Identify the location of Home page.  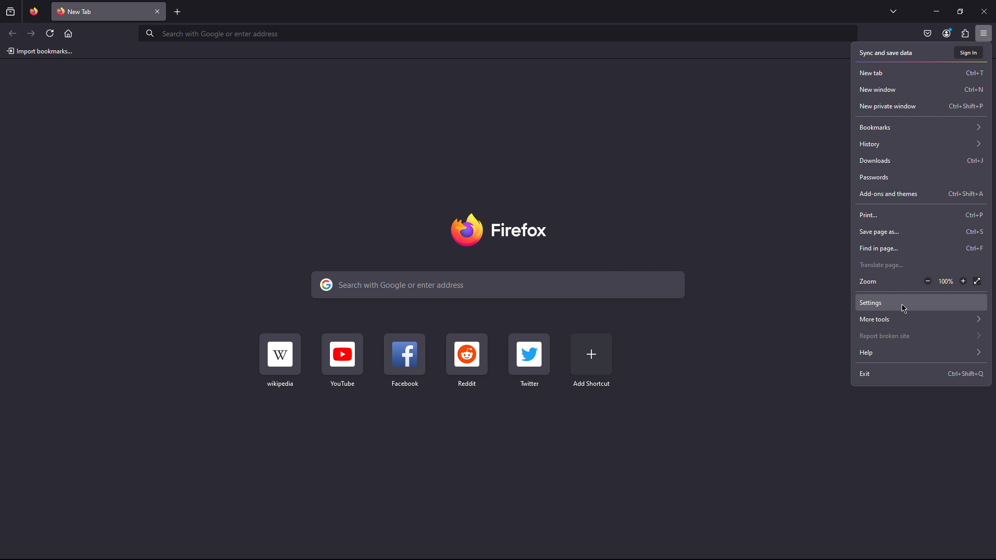
(68, 33).